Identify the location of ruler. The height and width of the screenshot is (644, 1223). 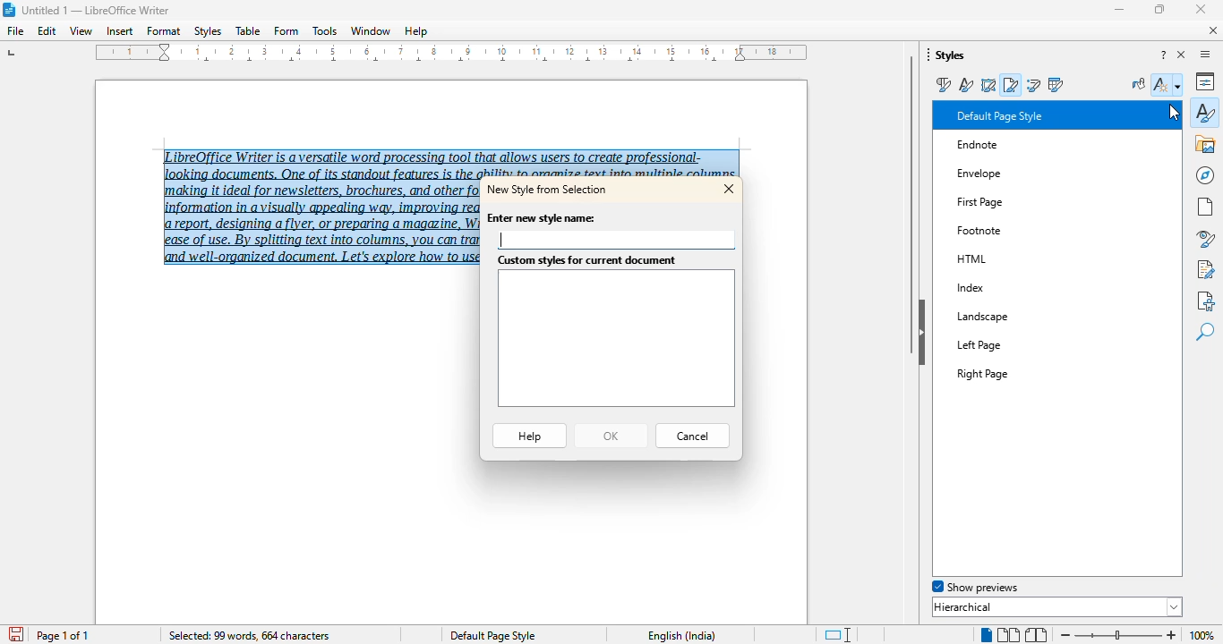
(455, 55).